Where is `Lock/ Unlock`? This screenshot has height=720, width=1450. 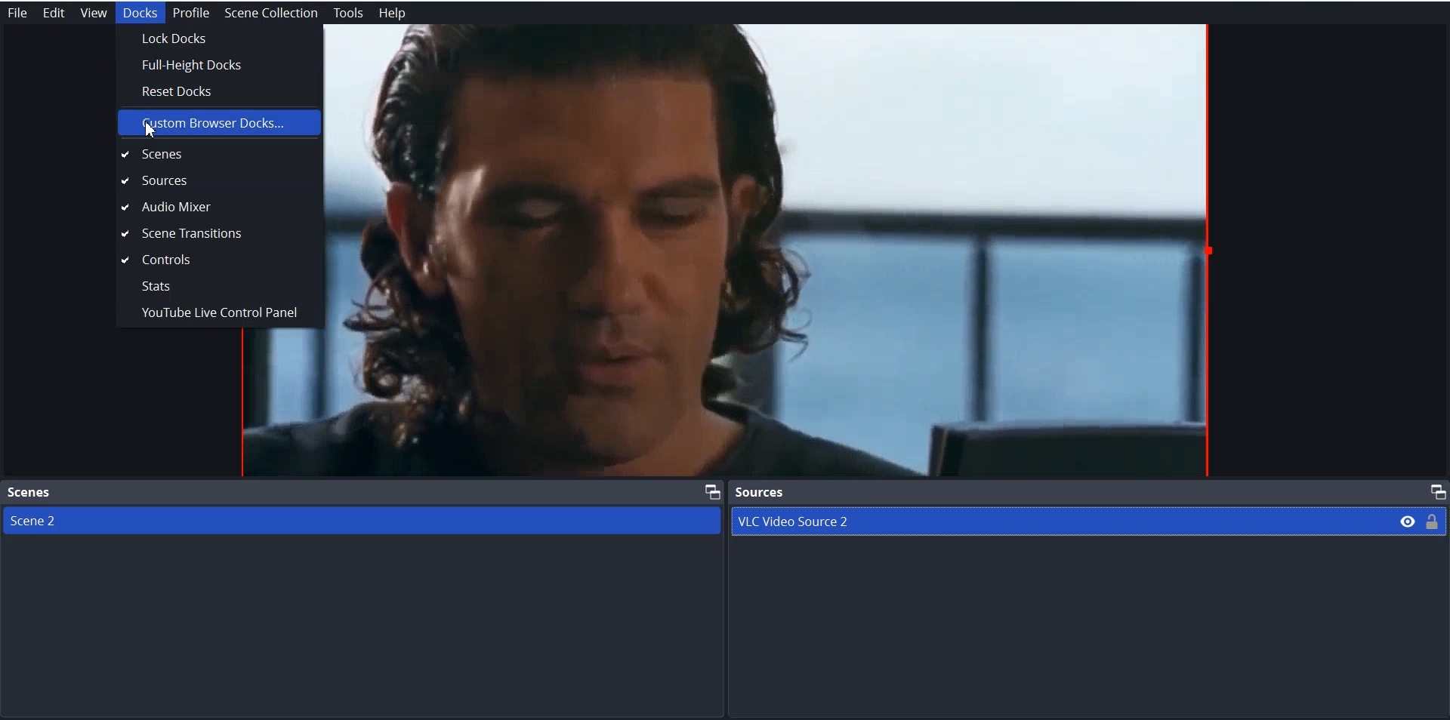 Lock/ Unlock is located at coordinates (1433, 521).